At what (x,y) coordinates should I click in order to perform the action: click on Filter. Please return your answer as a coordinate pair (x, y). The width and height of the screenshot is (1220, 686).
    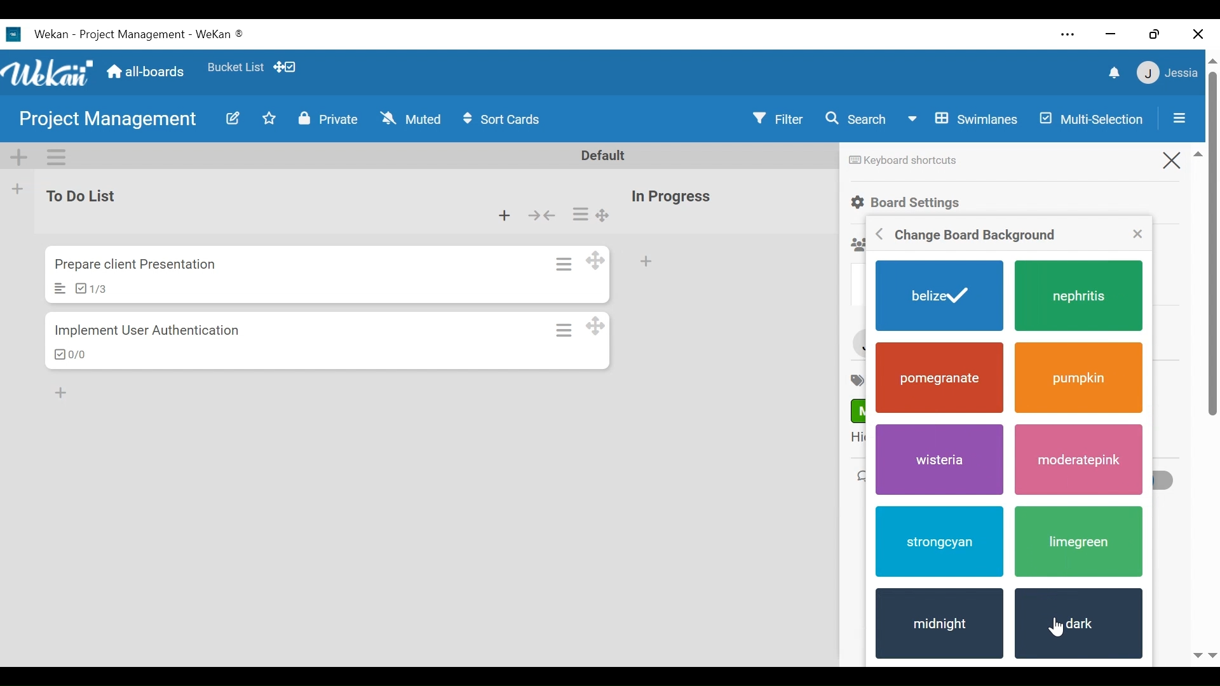
    Looking at the image, I should click on (782, 117).